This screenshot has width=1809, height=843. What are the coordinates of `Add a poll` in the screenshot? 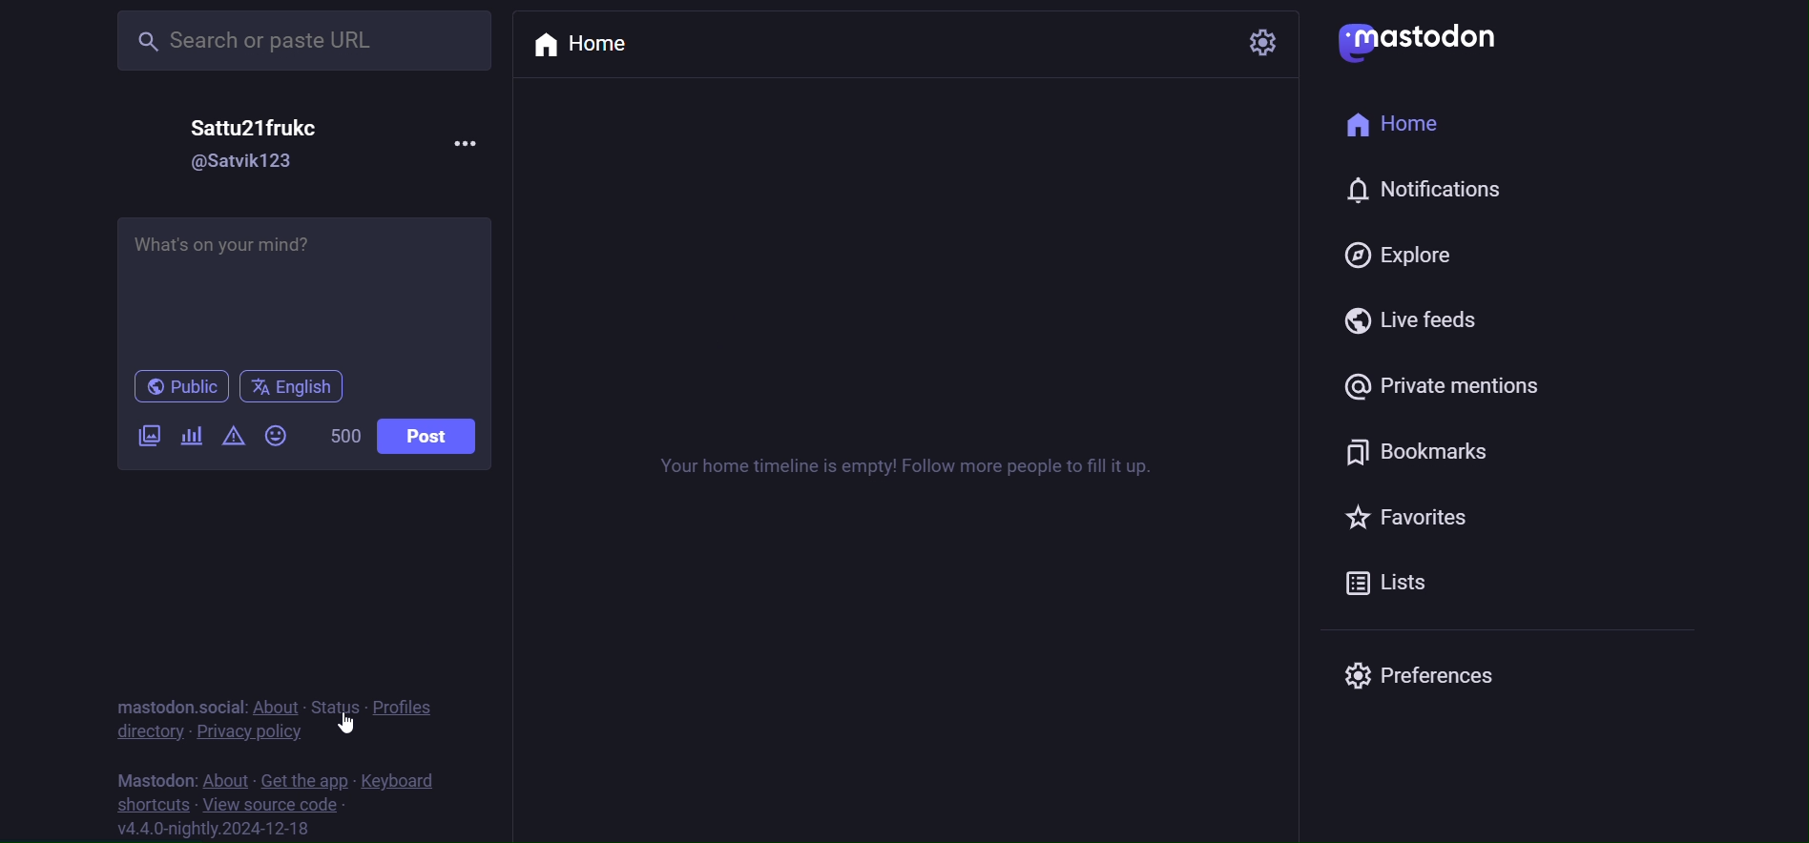 It's located at (192, 438).